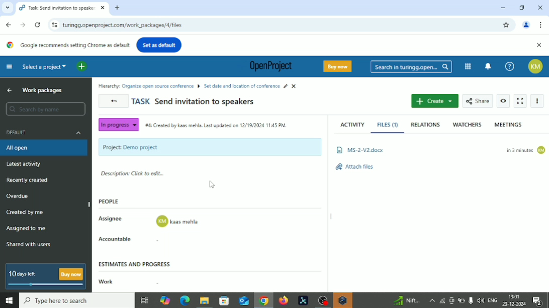 This screenshot has height=308, width=549. Describe the element at coordinates (134, 175) in the screenshot. I see `Description` at that location.